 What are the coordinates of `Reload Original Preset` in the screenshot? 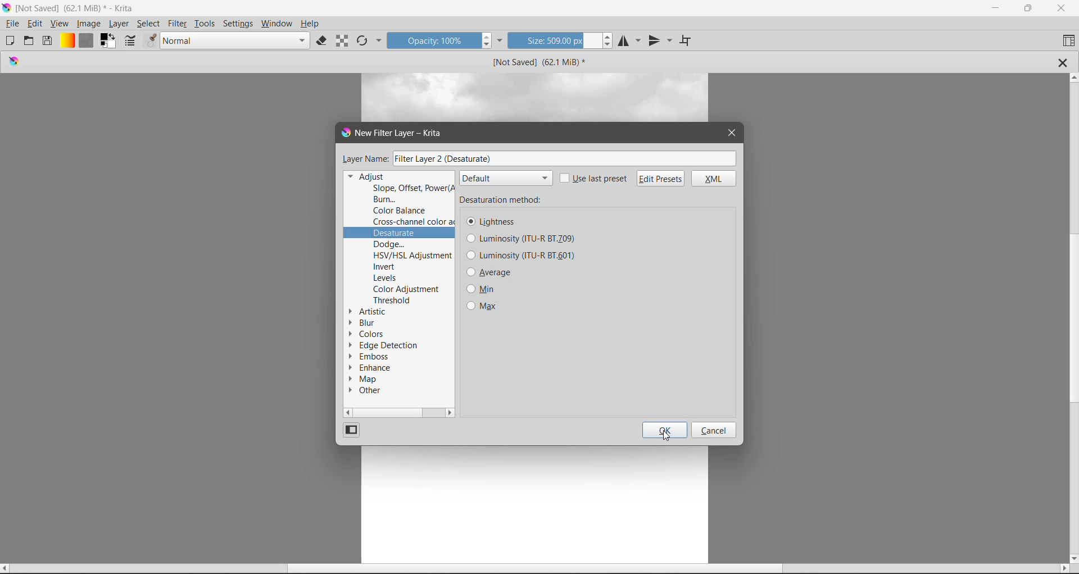 It's located at (363, 40).